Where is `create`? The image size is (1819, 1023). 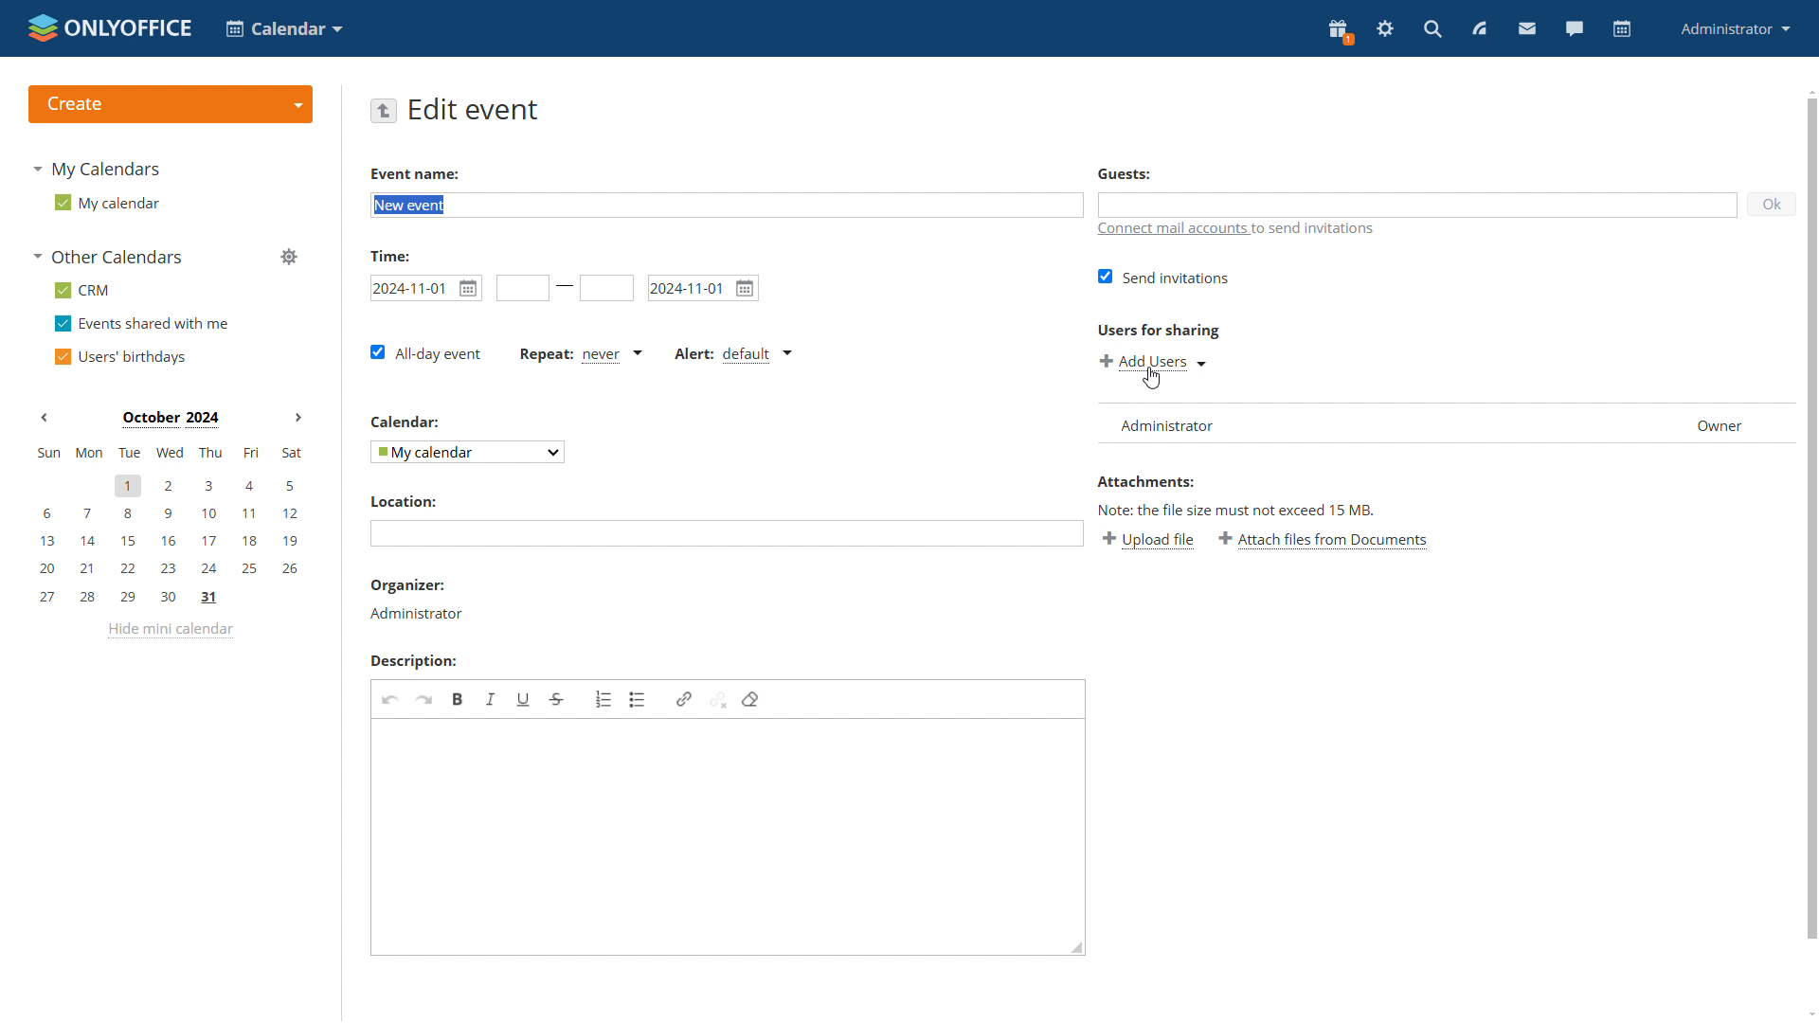
create is located at coordinates (171, 104).